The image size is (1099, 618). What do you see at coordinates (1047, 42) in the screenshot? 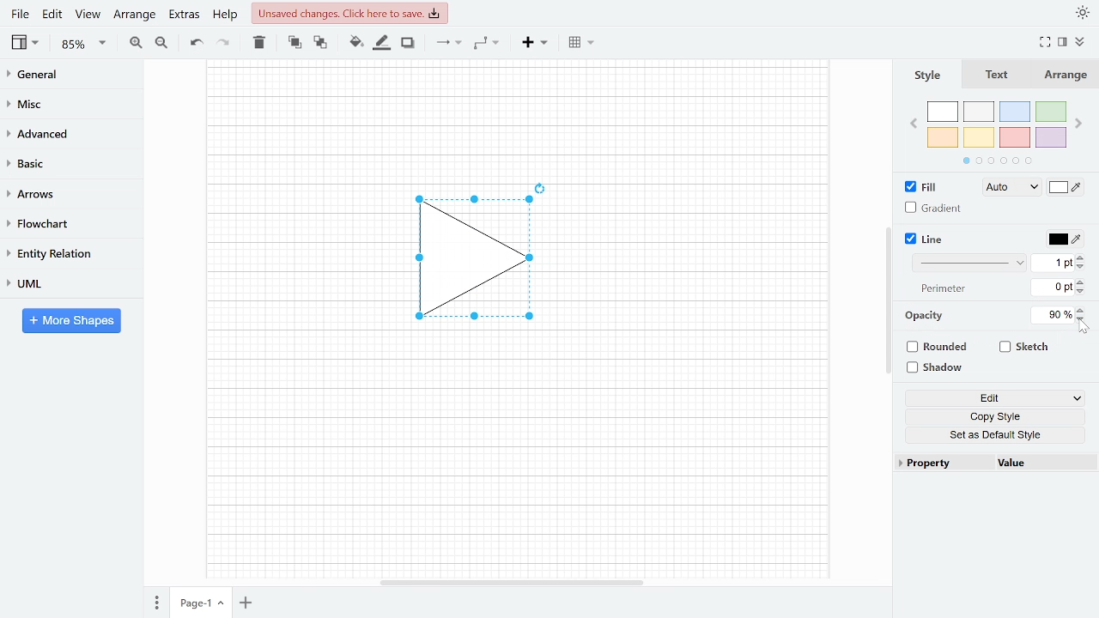
I see `Fullscreen` at bounding box center [1047, 42].